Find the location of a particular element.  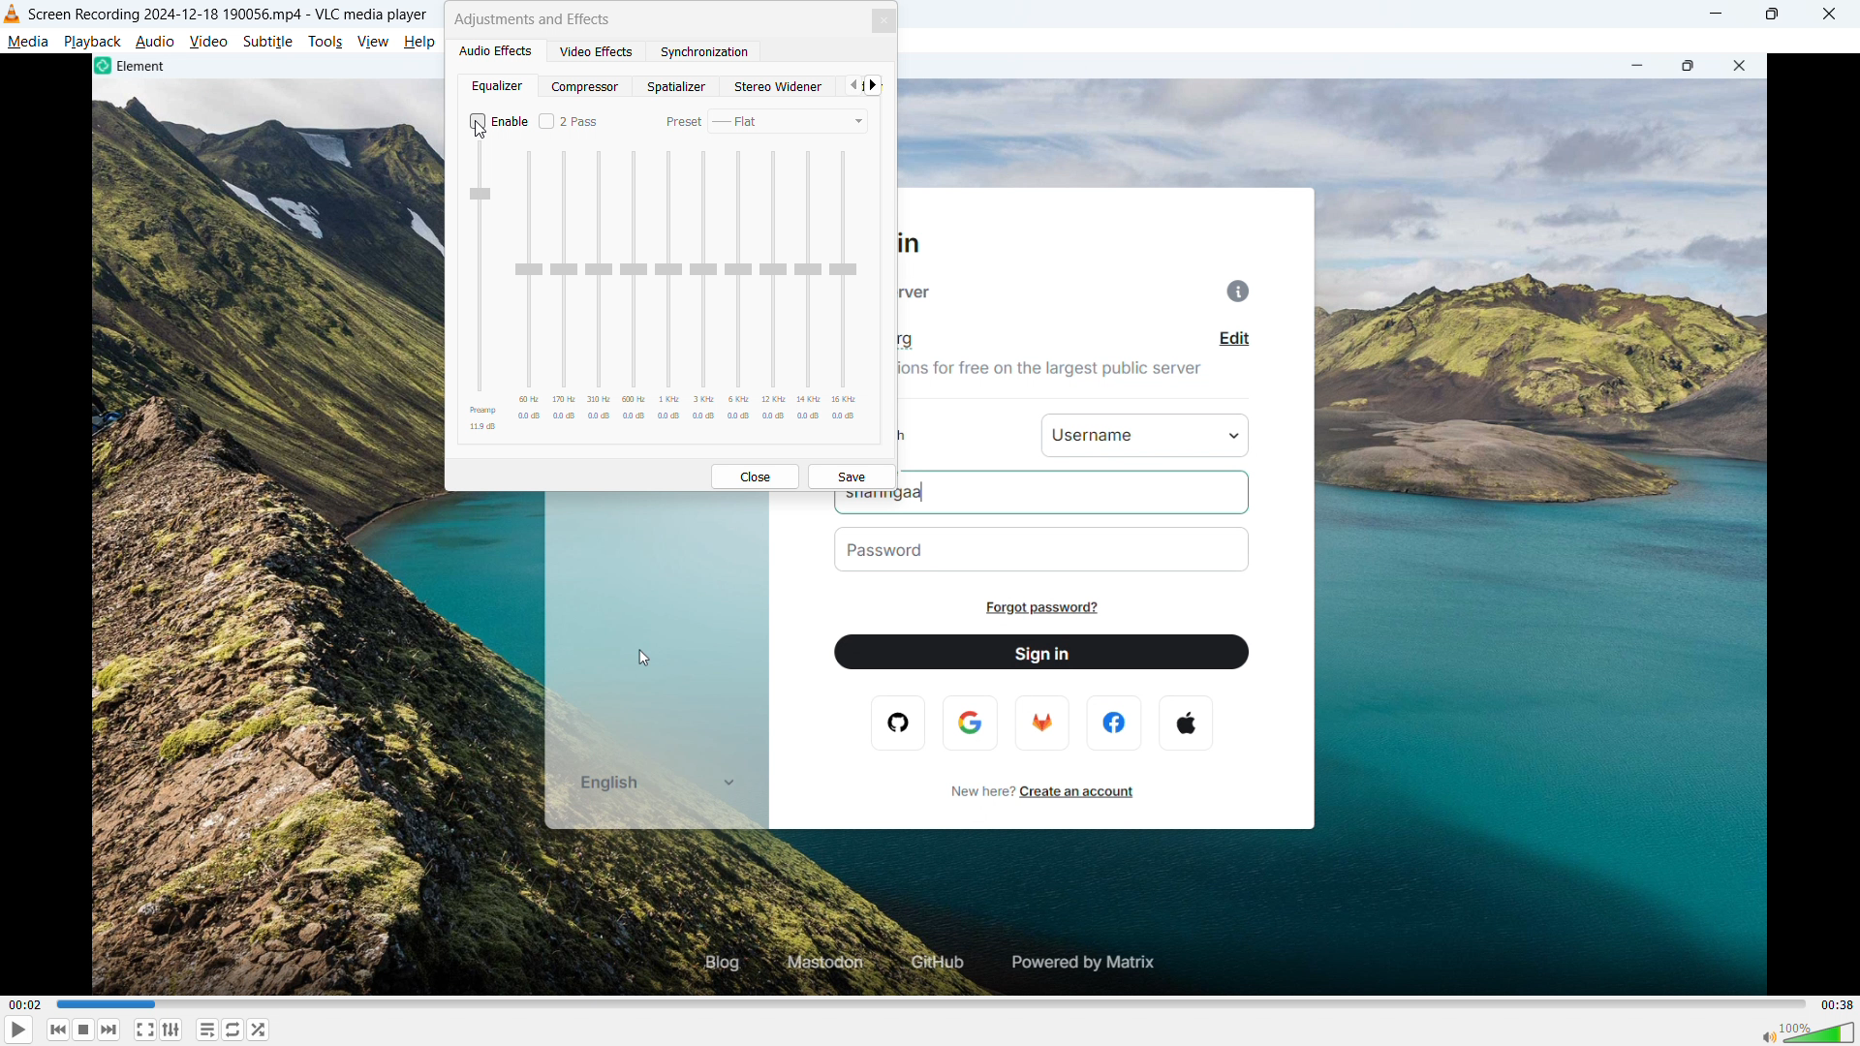

equalizer  is located at coordinates (496, 87).